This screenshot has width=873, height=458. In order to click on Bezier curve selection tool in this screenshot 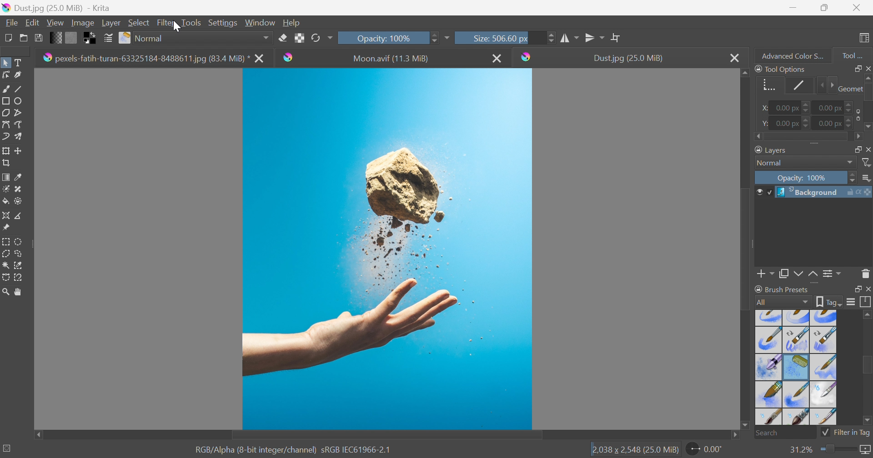, I will do `click(6, 265)`.